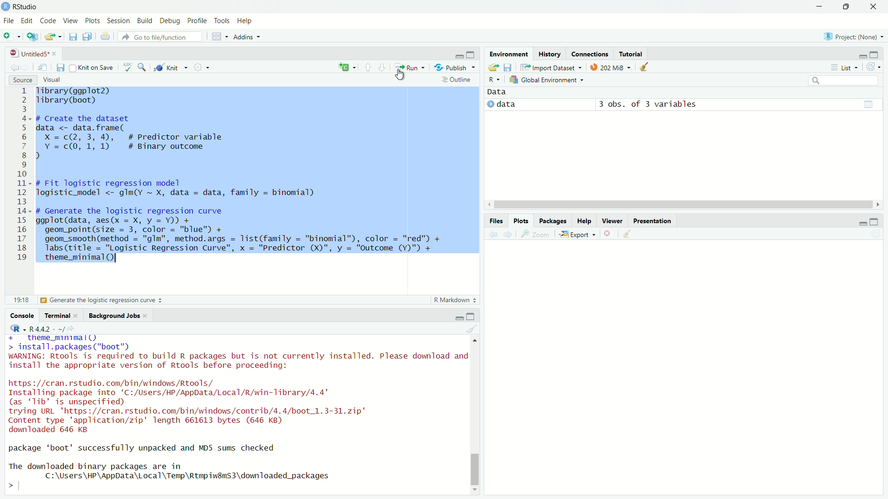 This screenshot has width=888, height=499. Describe the element at coordinates (497, 92) in the screenshot. I see `Data` at that location.